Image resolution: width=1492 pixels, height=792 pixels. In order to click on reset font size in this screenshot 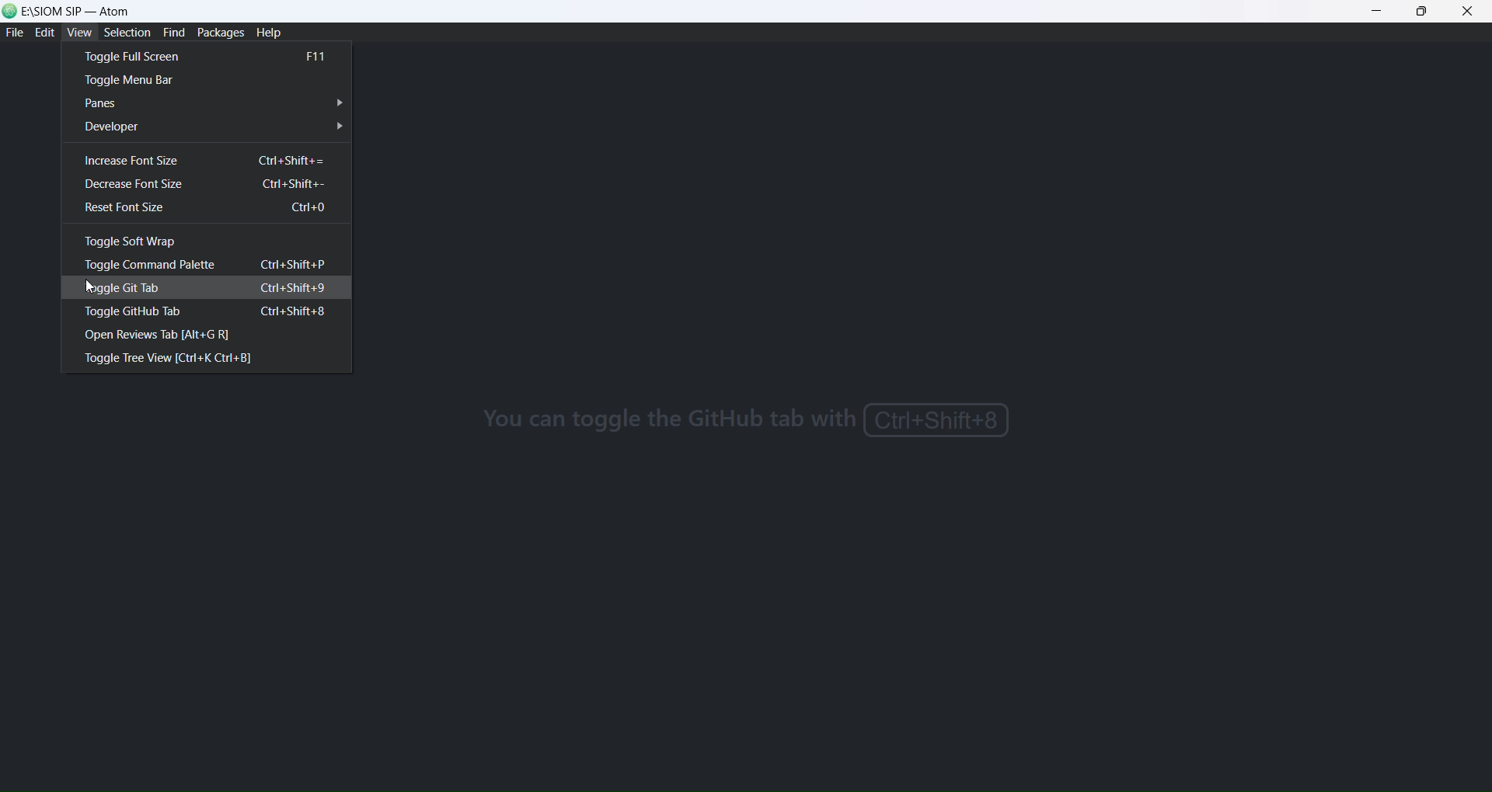, I will do `click(203, 209)`.